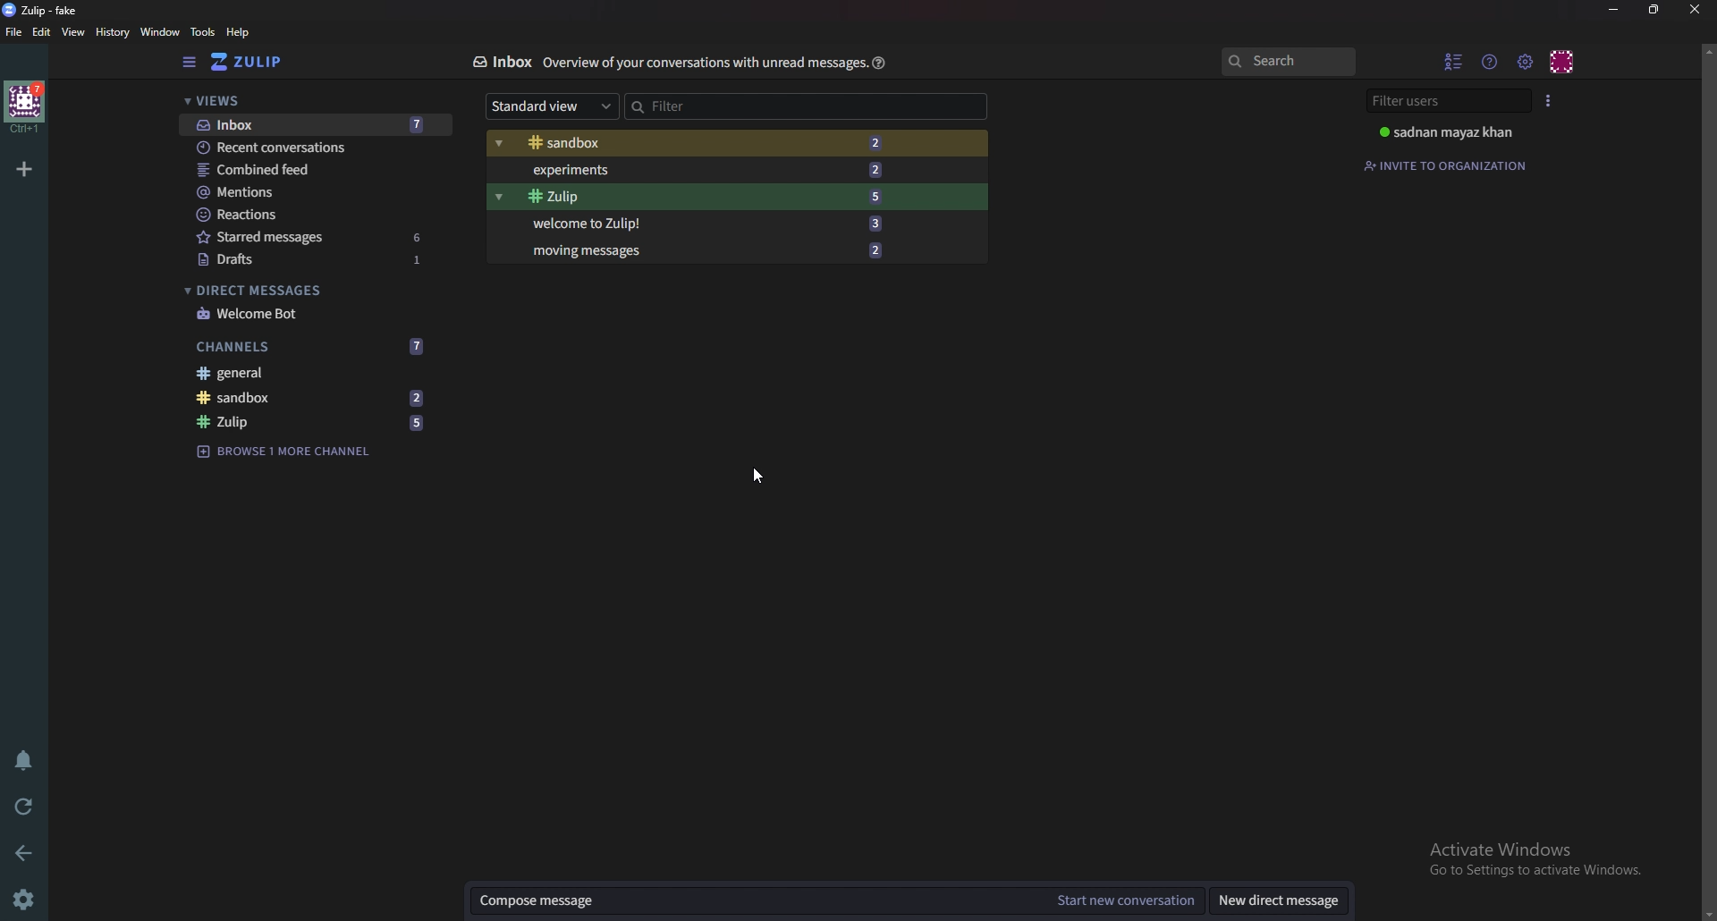 The image size is (1717, 921). I want to click on Add organization, so click(27, 169).